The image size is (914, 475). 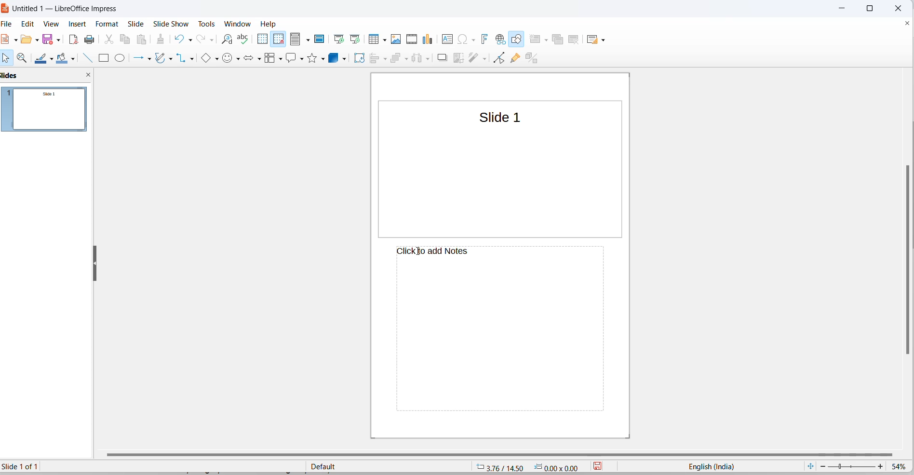 What do you see at coordinates (106, 58) in the screenshot?
I see `rectangle` at bounding box center [106, 58].